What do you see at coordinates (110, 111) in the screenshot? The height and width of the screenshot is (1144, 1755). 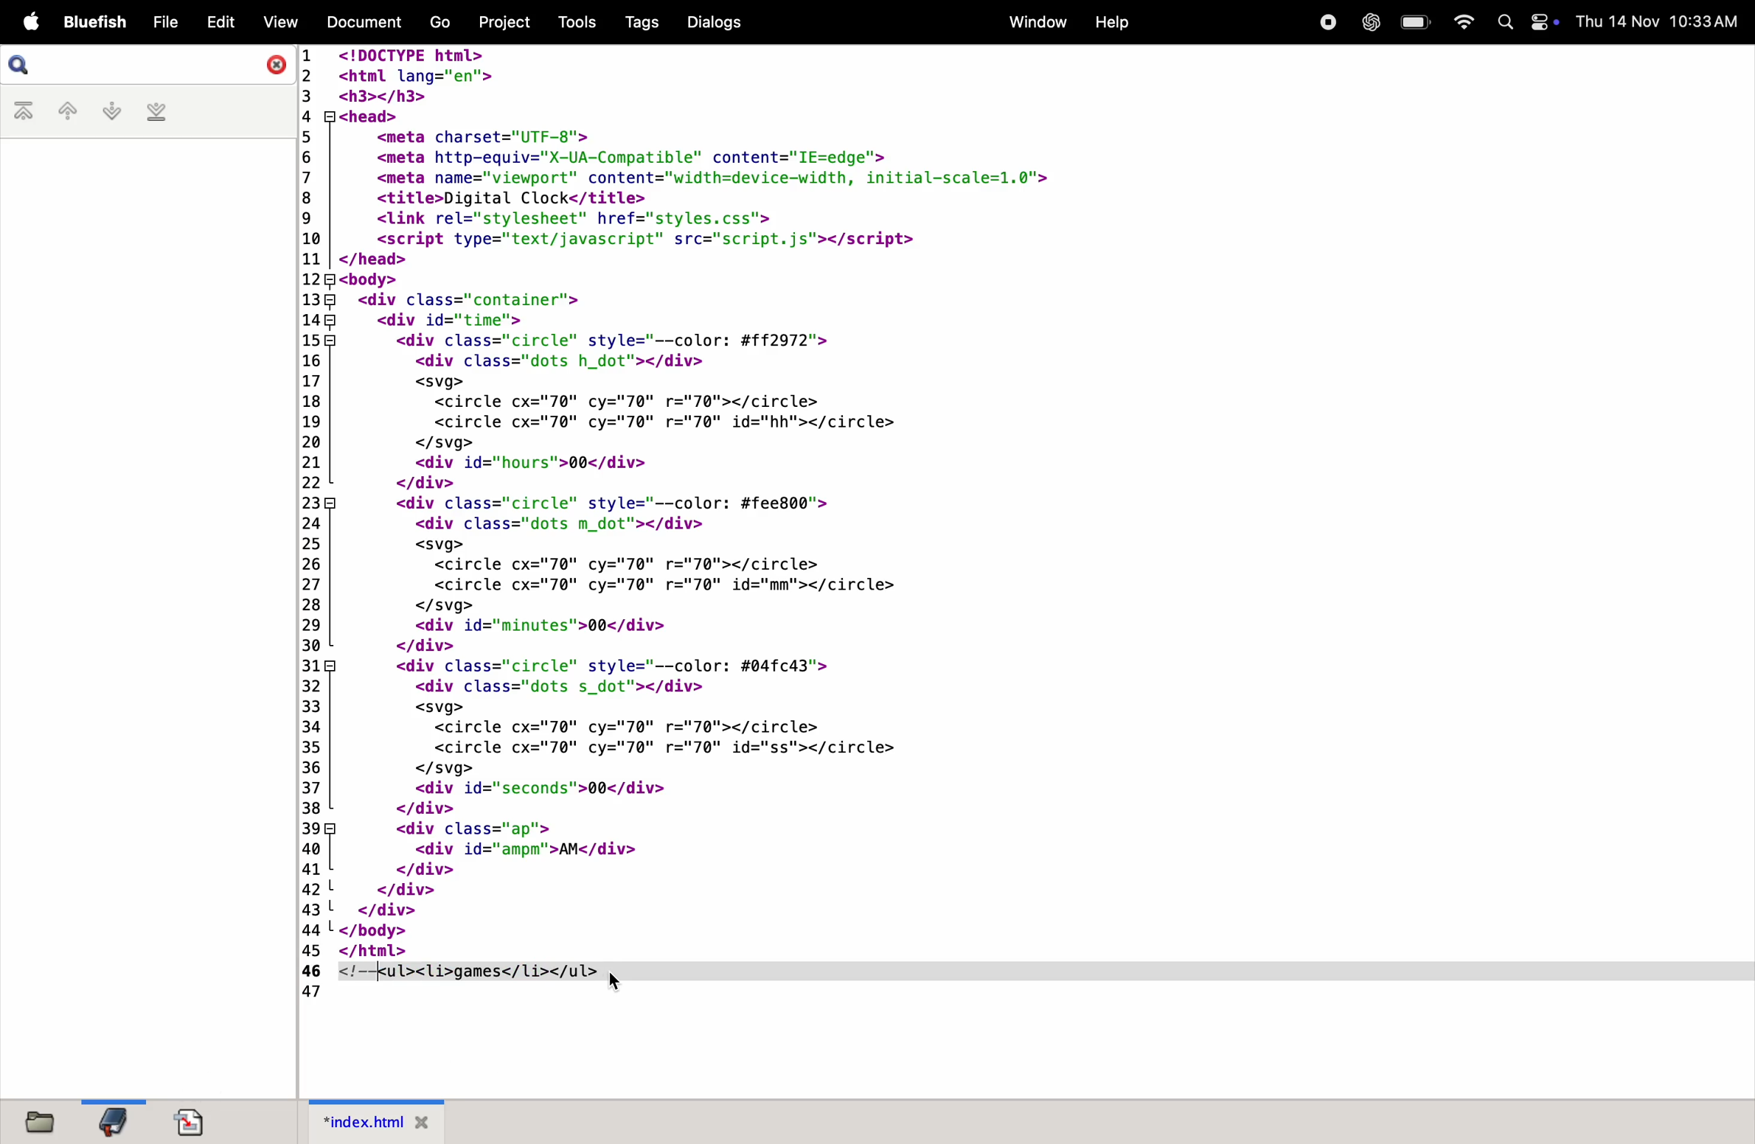 I see `next bookmark` at bounding box center [110, 111].